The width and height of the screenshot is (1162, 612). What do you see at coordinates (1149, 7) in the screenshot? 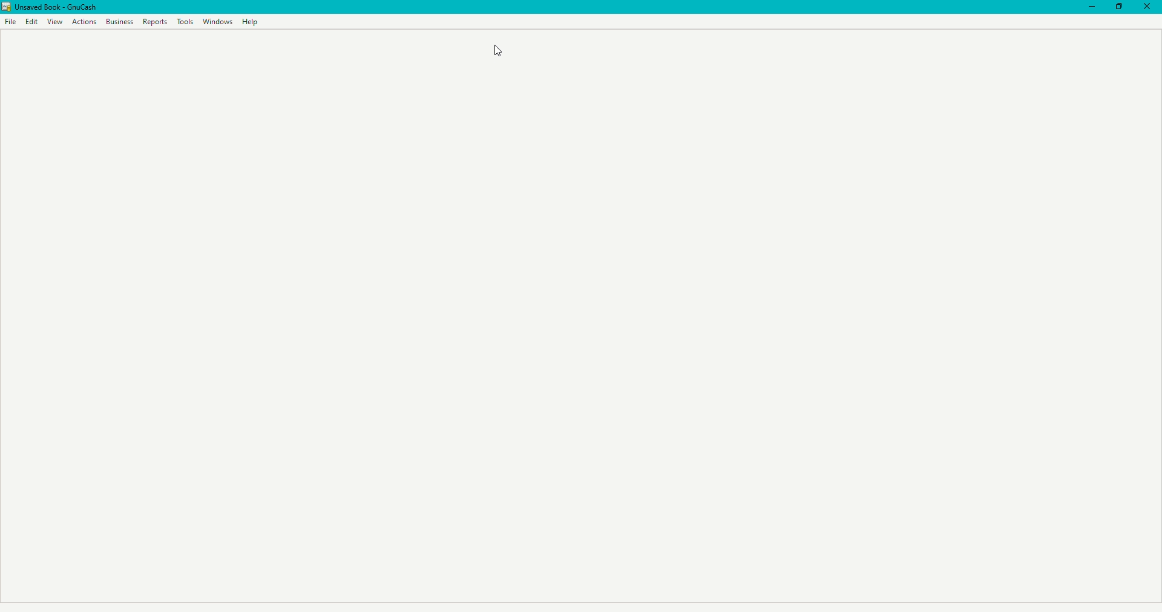
I see `Close` at bounding box center [1149, 7].